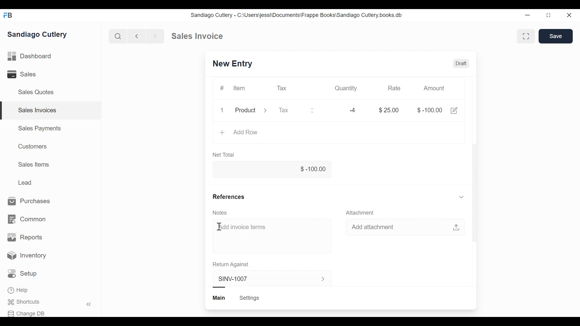 Image resolution: width=580 pixels, height=326 pixels. What do you see at coordinates (250, 298) in the screenshot?
I see `Settings` at bounding box center [250, 298].